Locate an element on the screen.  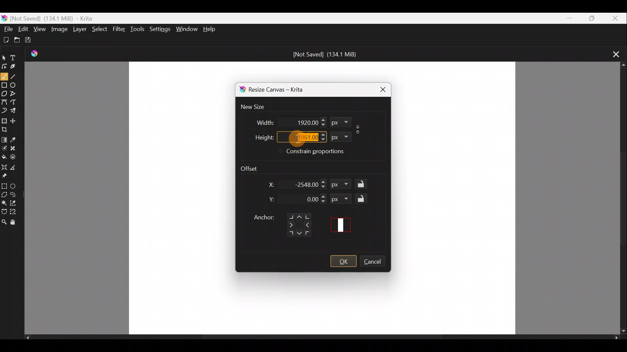
Format is located at coordinates (343, 185).